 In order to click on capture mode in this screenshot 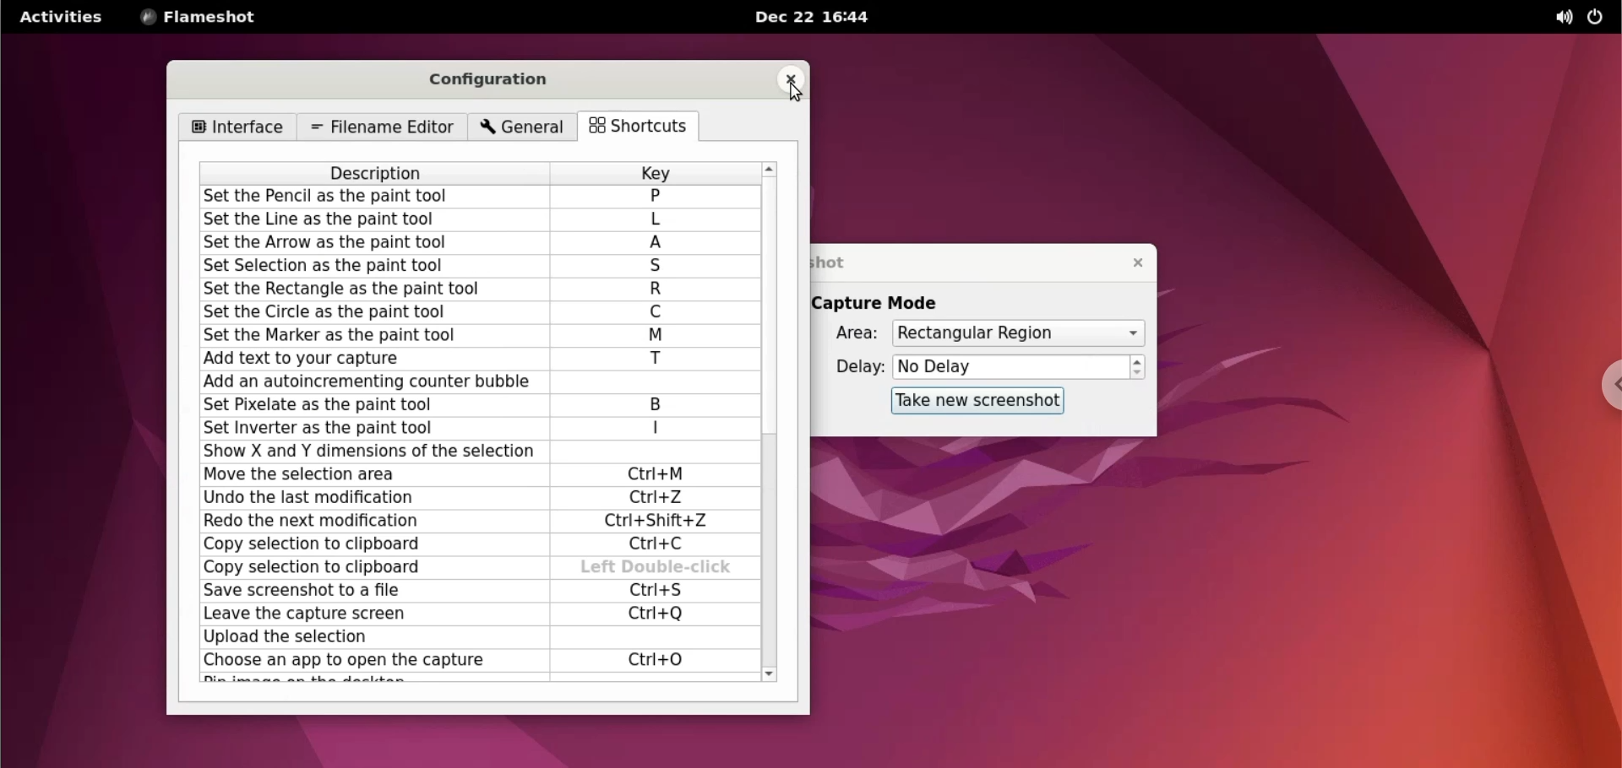, I will do `click(891, 302)`.